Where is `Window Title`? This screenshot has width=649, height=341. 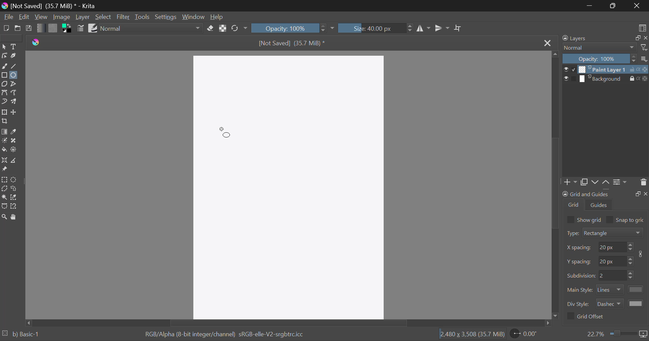
Window Title is located at coordinates (49, 6).